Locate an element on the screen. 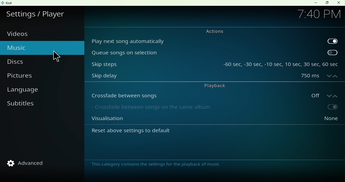  Crossfade between songs is located at coordinates (193, 95).